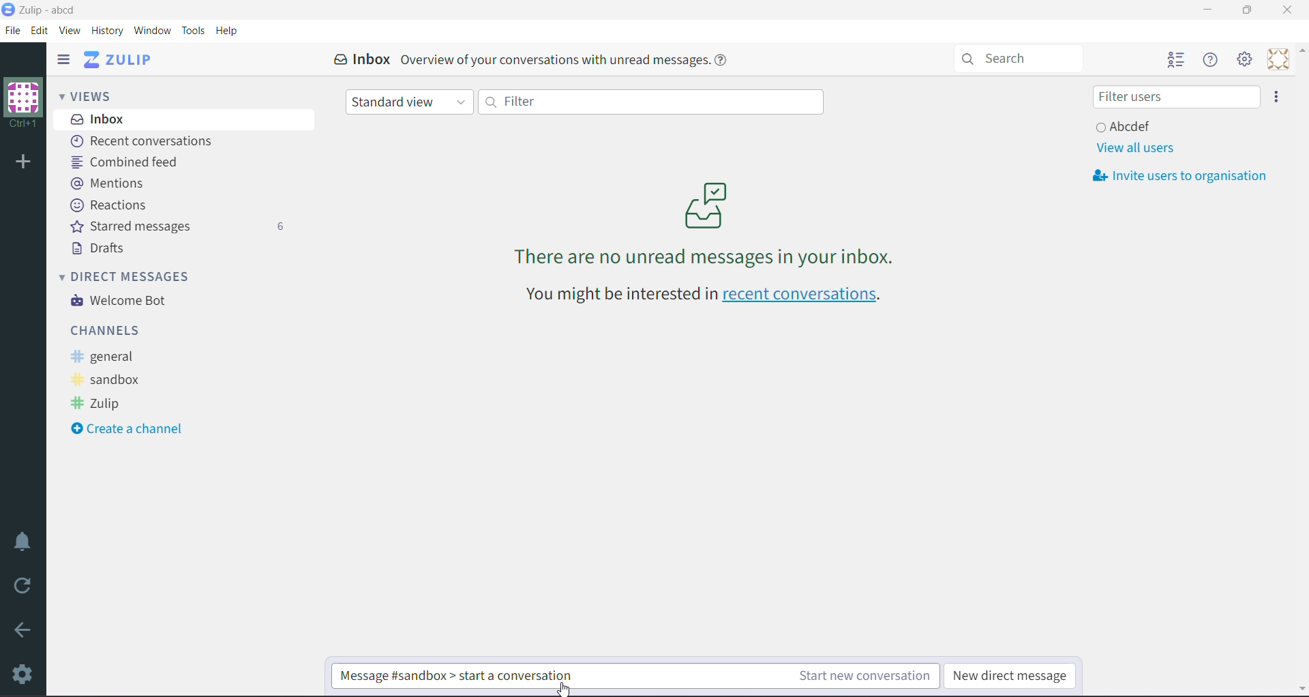 This screenshot has width=1309, height=697. What do you see at coordinates (40, 30) in the screenshot?
I see `Edit` at bounding box center [40, 30].